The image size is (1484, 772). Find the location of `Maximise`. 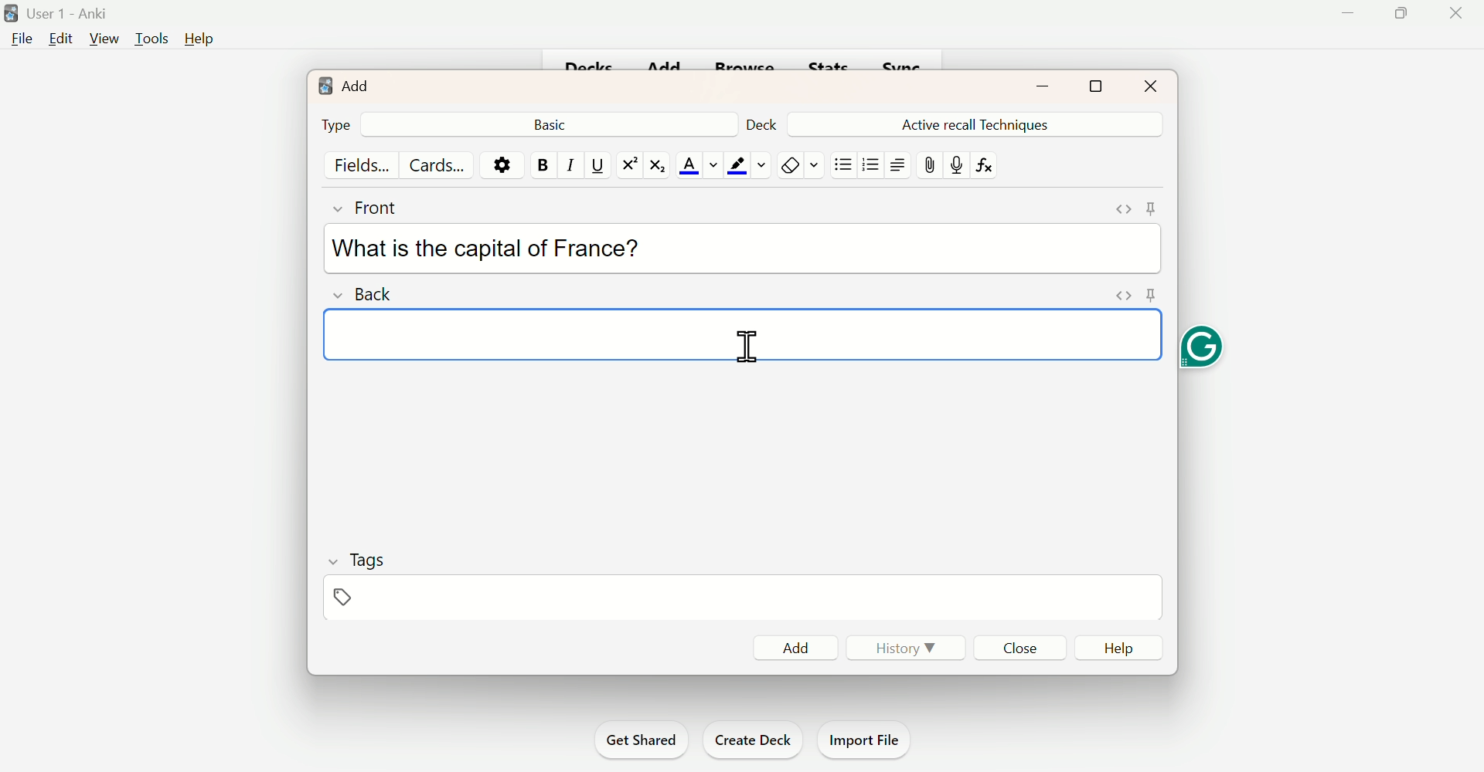

Maximise is located at coordinates (1105, 86).